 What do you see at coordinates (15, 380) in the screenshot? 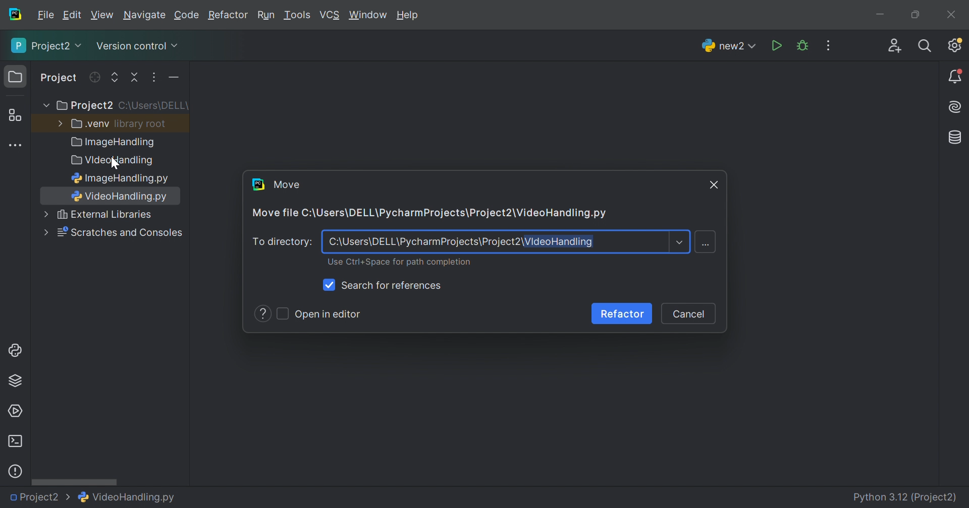
I see `Python packages` at bounding box center [15, 380].